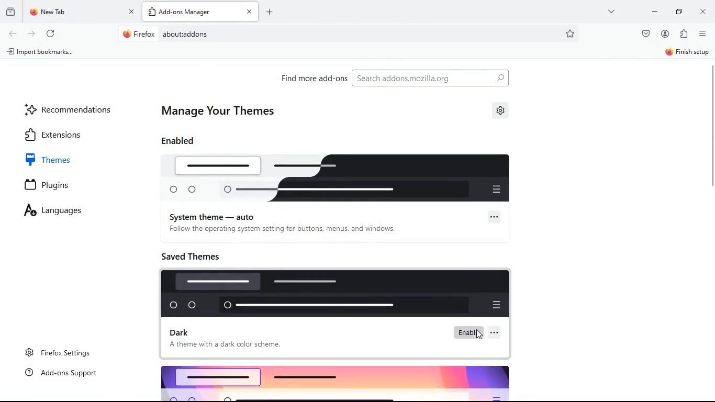 Image resolution: width=715 pixels, height=402 pixels. I want to click on languages, so click(67, 209).